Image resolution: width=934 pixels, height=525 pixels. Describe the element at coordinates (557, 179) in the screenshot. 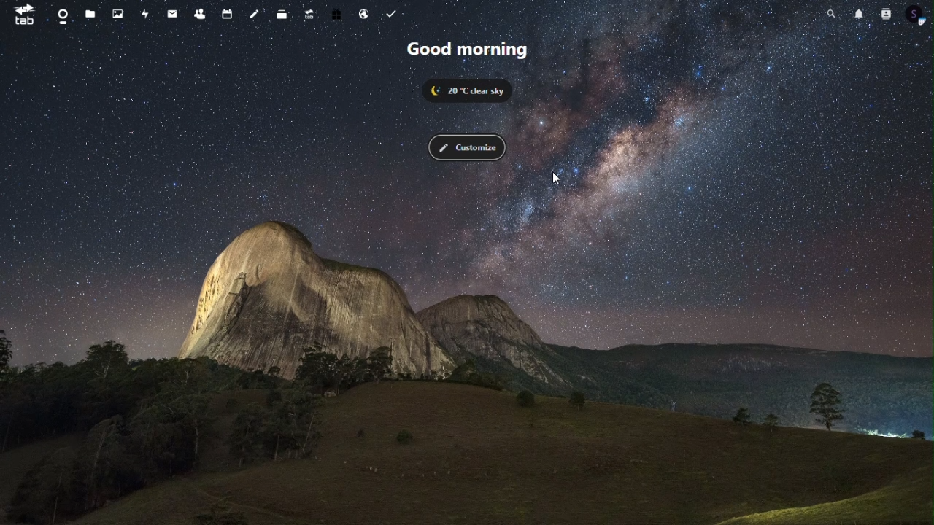

I see `Cursor` at that location.